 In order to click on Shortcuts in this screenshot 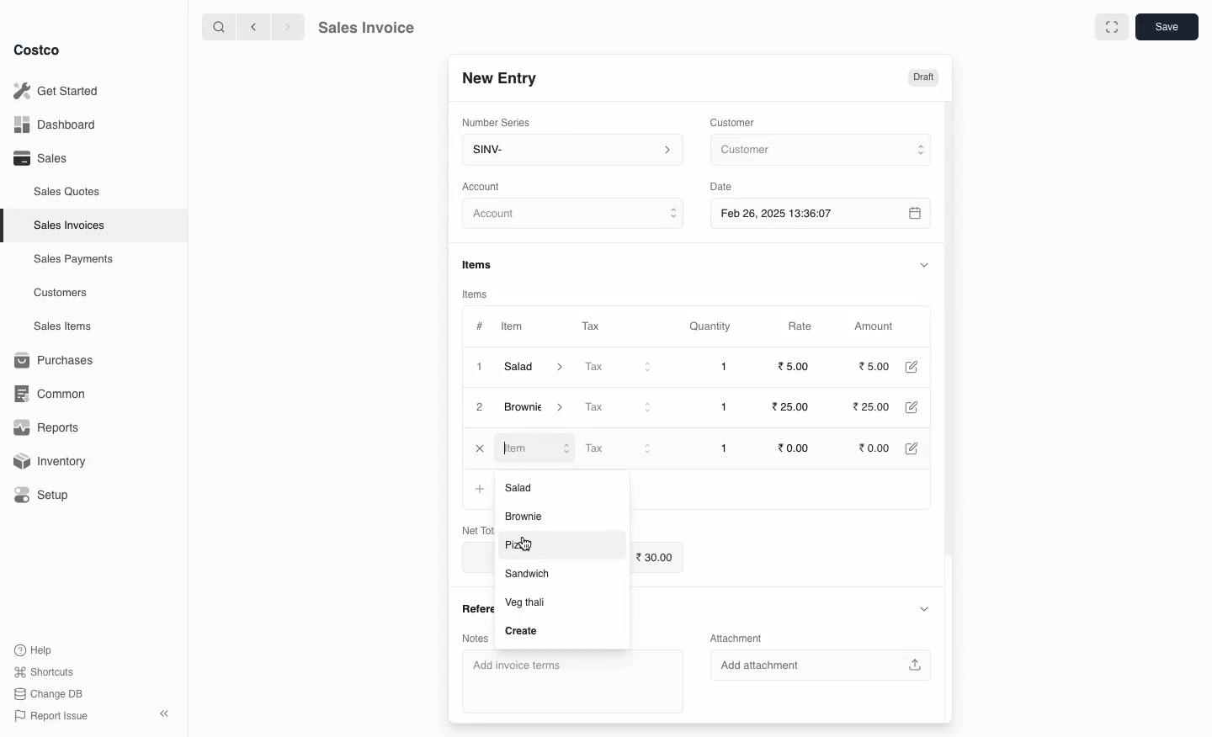, I will do `click(43, 672)`.